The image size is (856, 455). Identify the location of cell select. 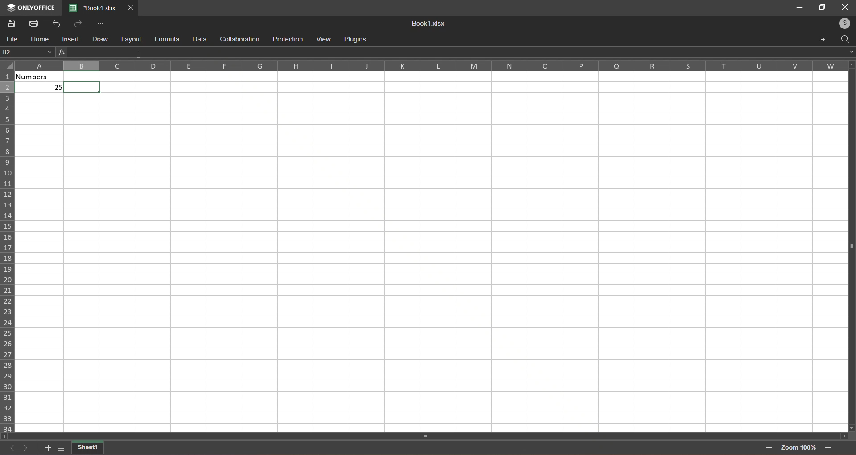
(86, 87).